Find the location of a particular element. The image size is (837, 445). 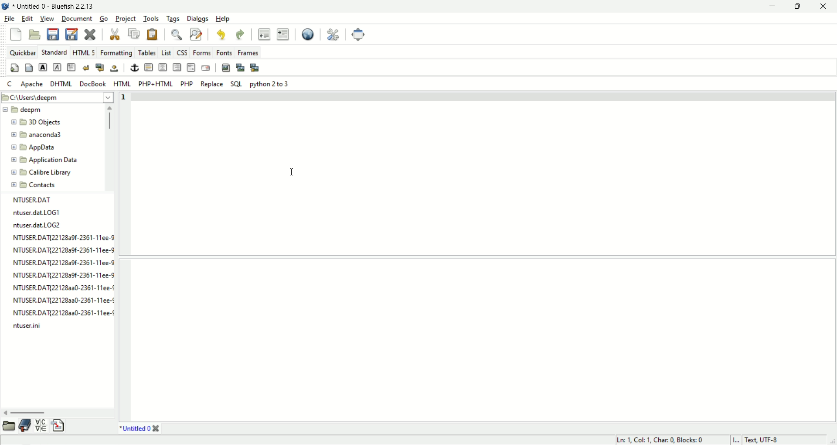

undo is located at coordinates (222, 34).